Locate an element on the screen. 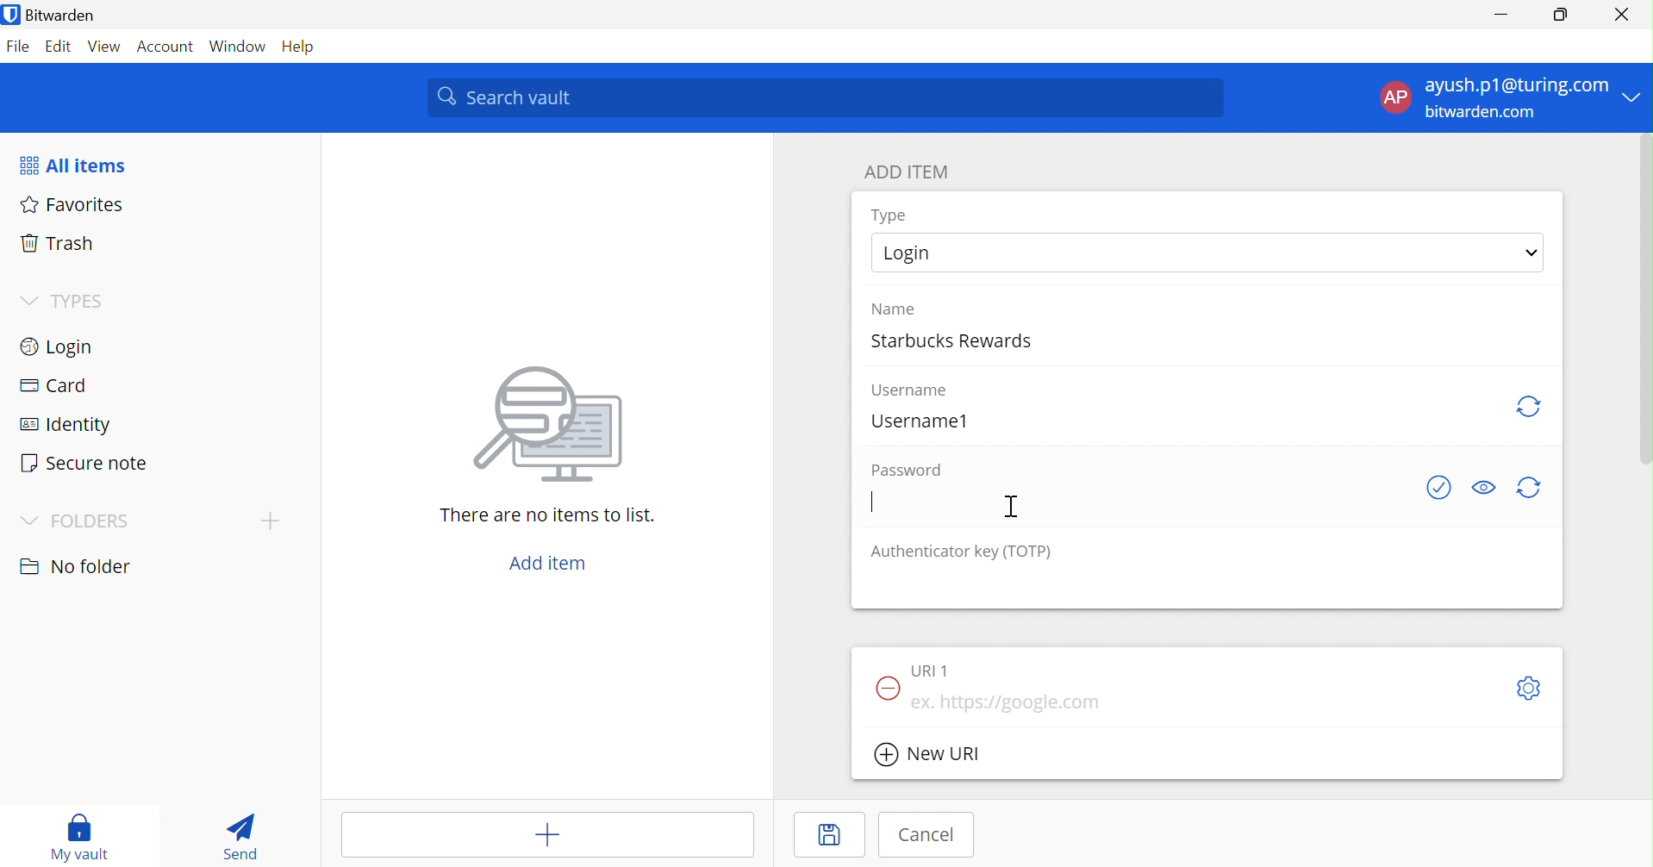  ADD ITEM is located at coordinates (908, 173).